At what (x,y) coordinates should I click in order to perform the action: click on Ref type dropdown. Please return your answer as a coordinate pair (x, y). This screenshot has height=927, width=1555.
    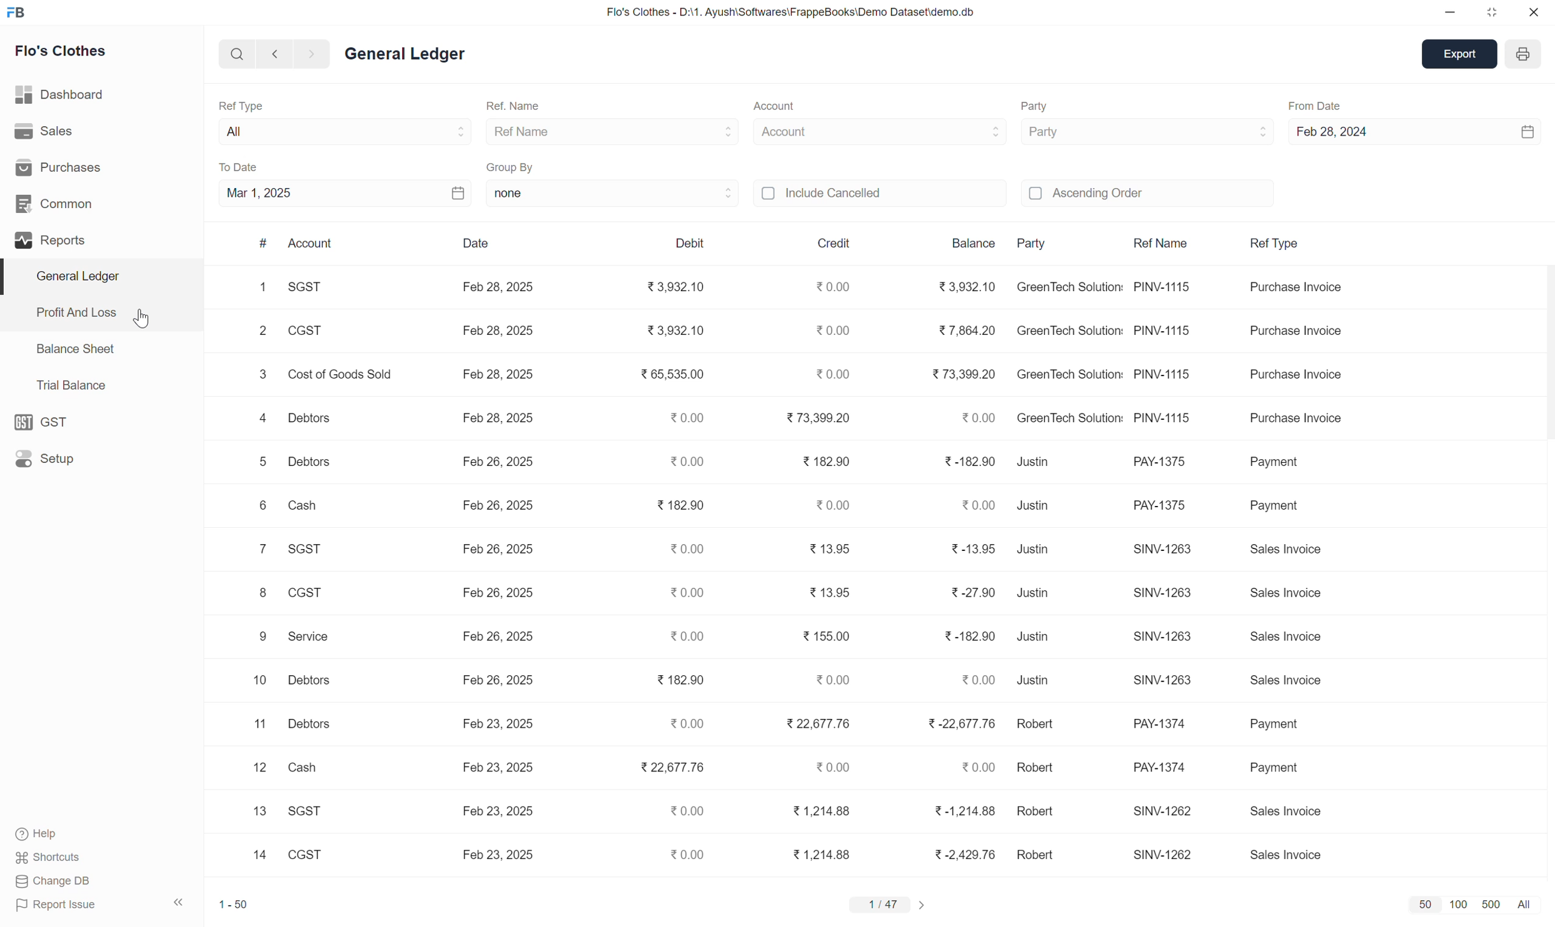
    Looking at the image, I should click on (426, 135).